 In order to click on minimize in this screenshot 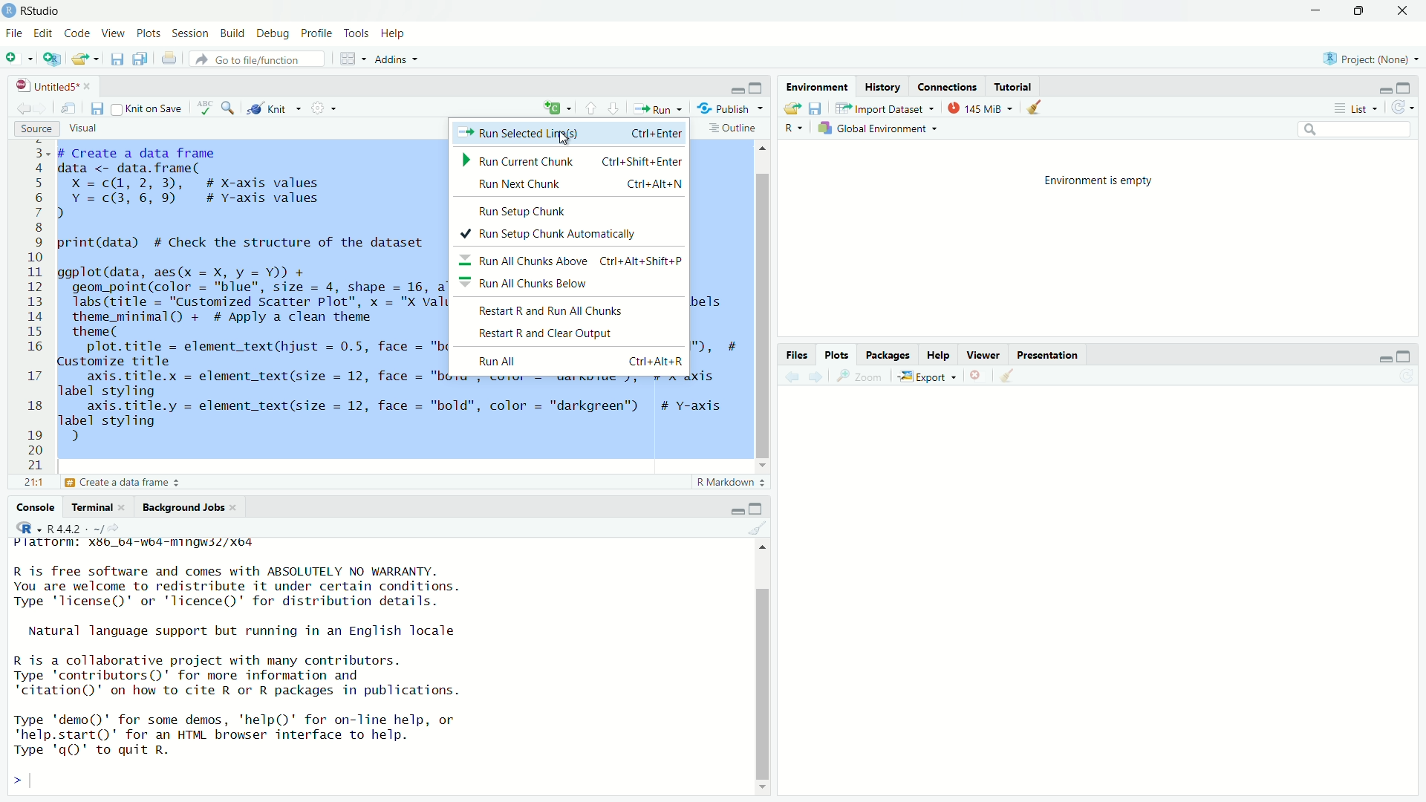, I will do `click(1383, 359)`.